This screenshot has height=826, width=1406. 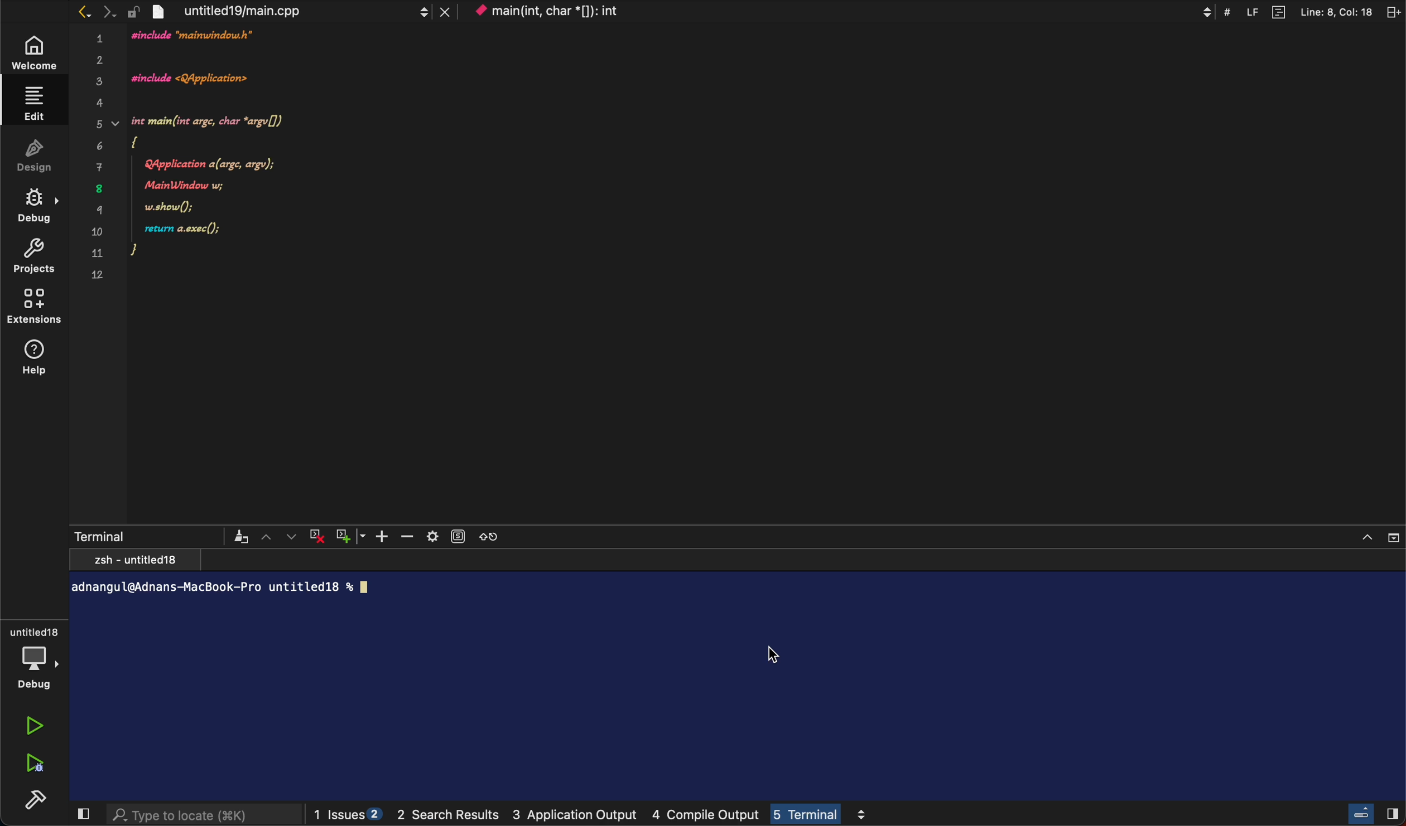 I want to click on edit, so click(x=35, y=104).